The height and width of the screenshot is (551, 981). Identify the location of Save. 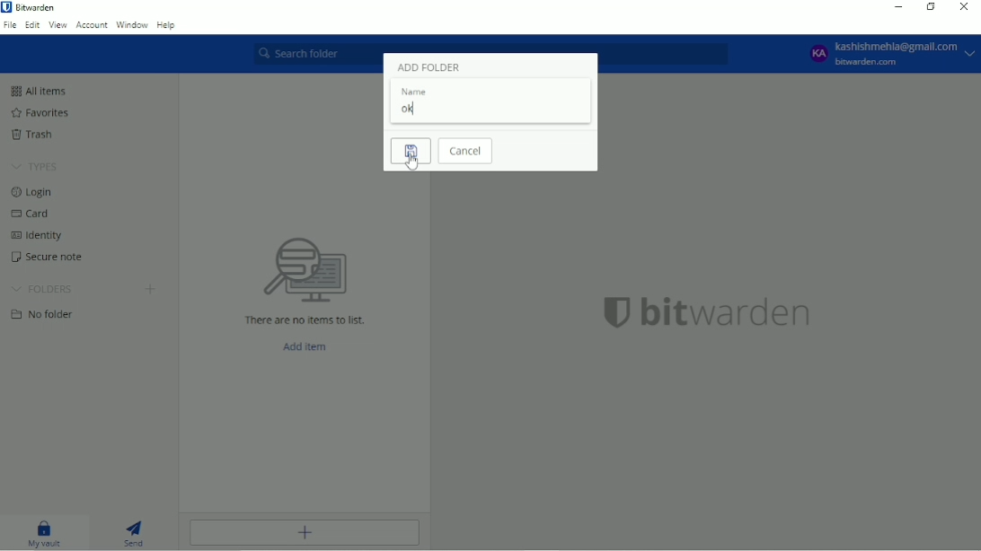
(410, 152).